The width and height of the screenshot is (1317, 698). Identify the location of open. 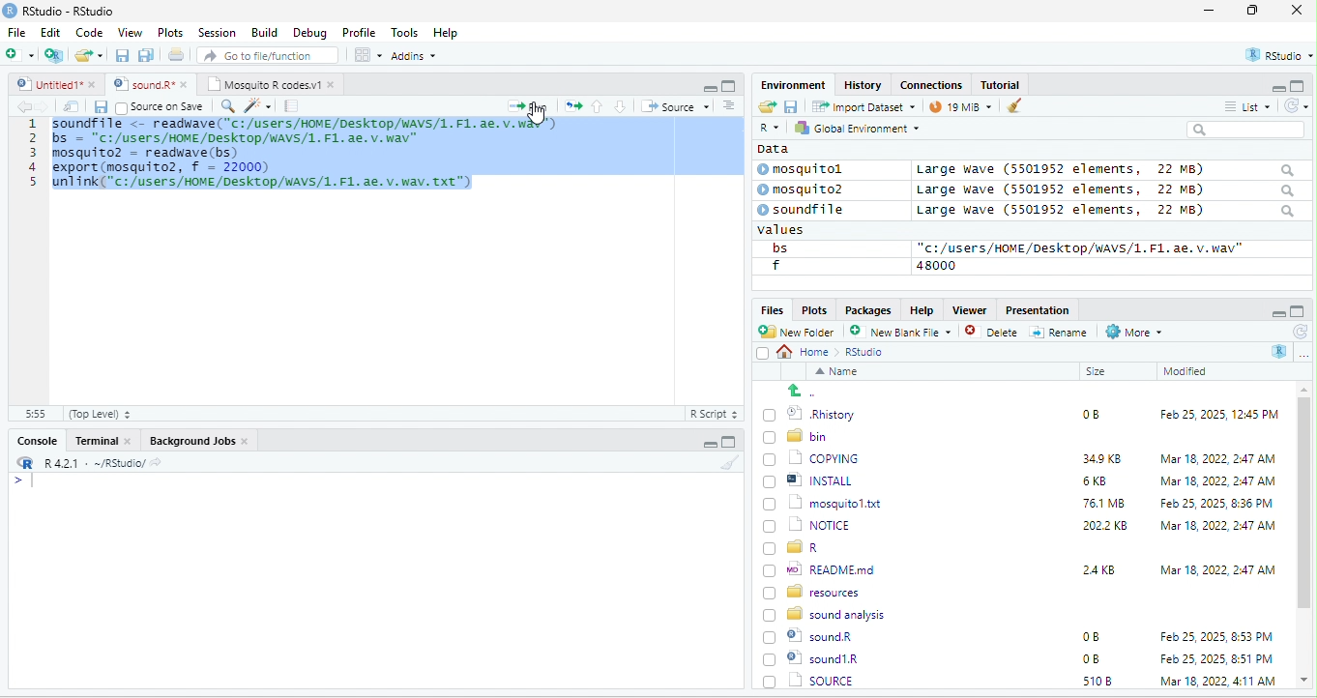
(766, 107).